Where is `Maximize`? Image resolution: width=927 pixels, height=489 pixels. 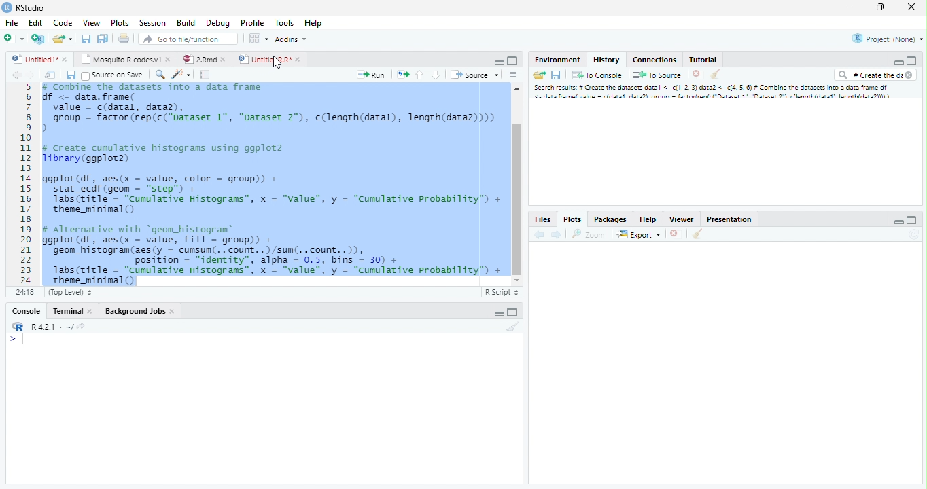
Maximize is located at coordinates (913, 219).